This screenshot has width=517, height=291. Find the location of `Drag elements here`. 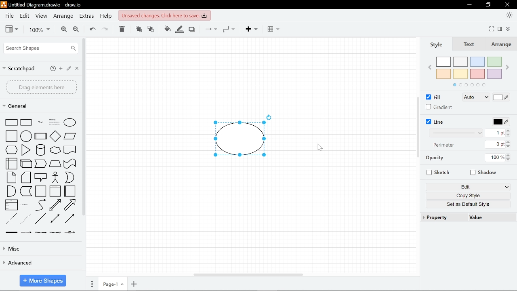

Drag elements here is located at coordinates (42, 87).